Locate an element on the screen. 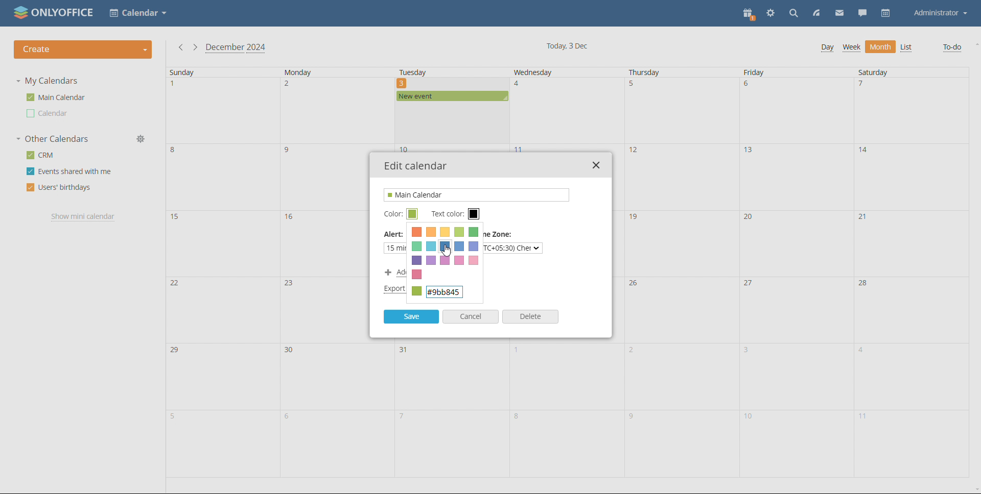 The image size is (981, 494). previous month is located at coordinates (179, 47).